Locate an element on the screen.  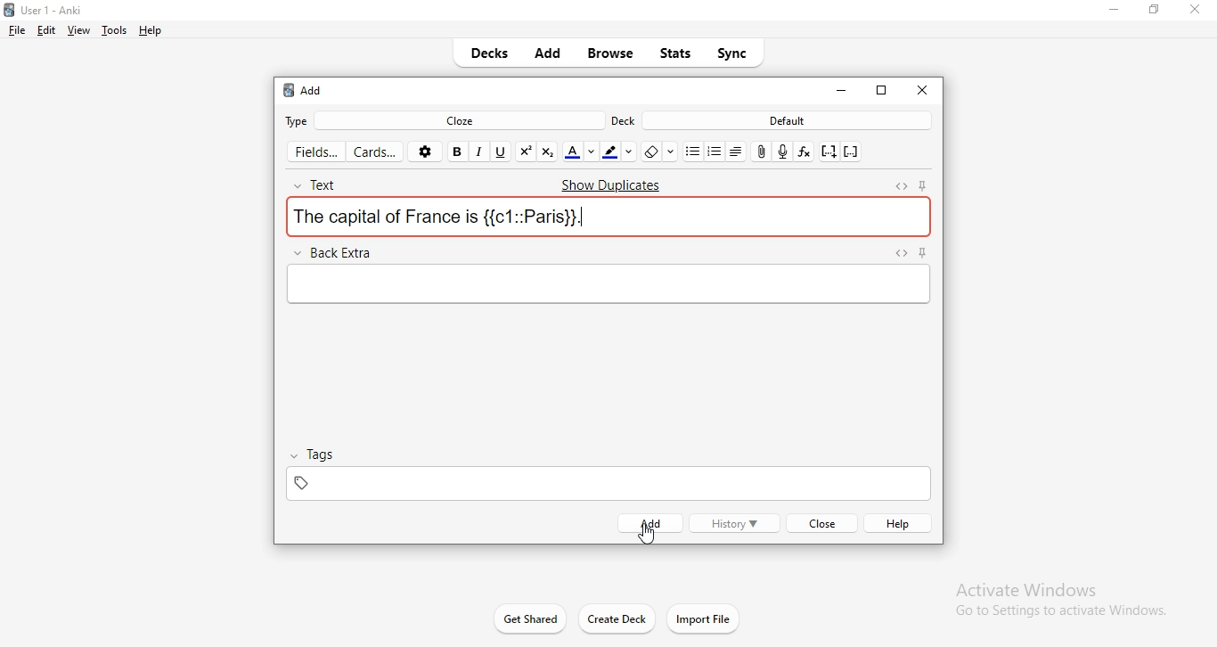
tags is located at coordinates (320, 454).